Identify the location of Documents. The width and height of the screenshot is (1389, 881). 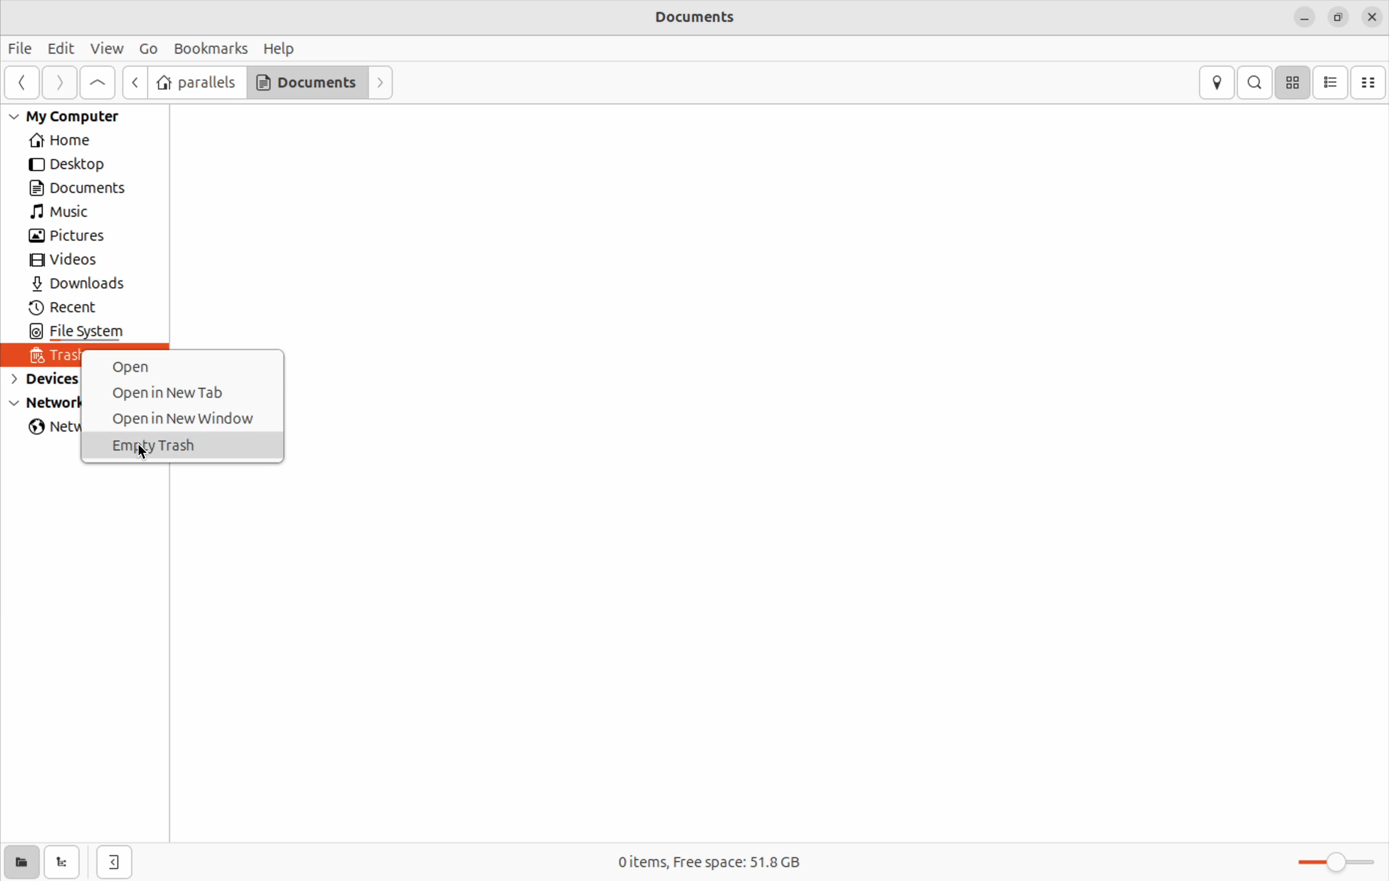
(80, 186).